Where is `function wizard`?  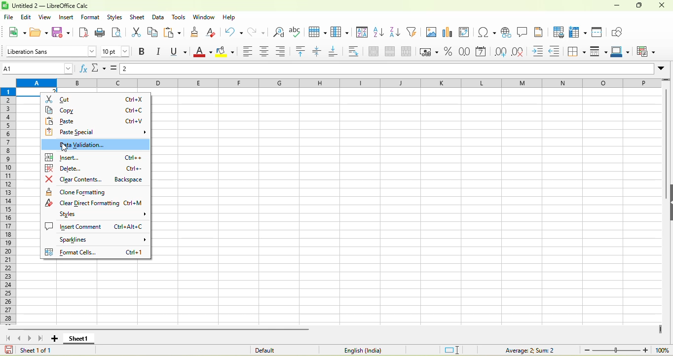 function wizard is located at coordinates (83, 69).